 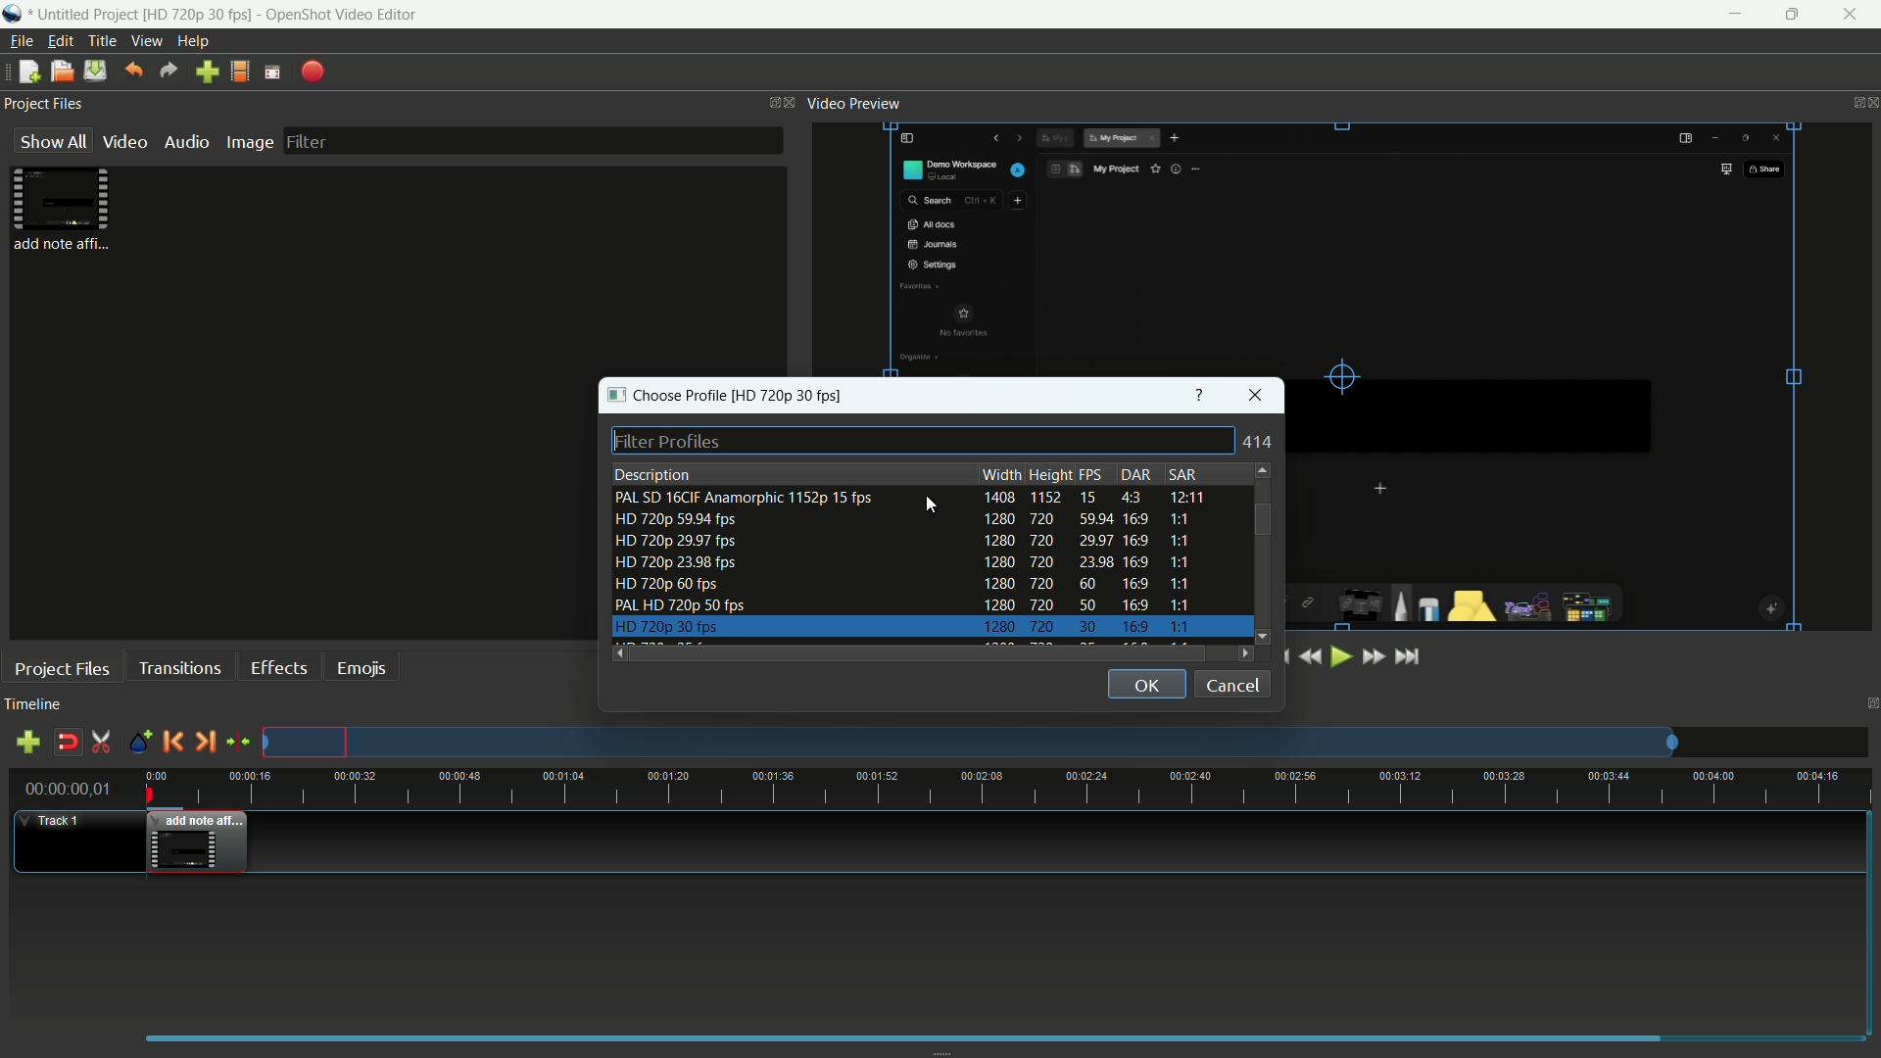 What do you see at coordinates (102, 742) in the screenshot?
I see `enable razor` at bounding box center [102, 742].